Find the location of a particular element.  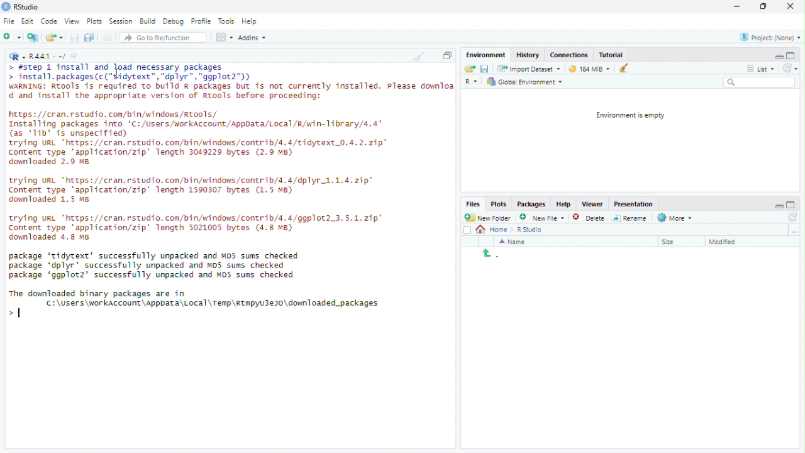

Cursor is located at coordinates (118, 74).